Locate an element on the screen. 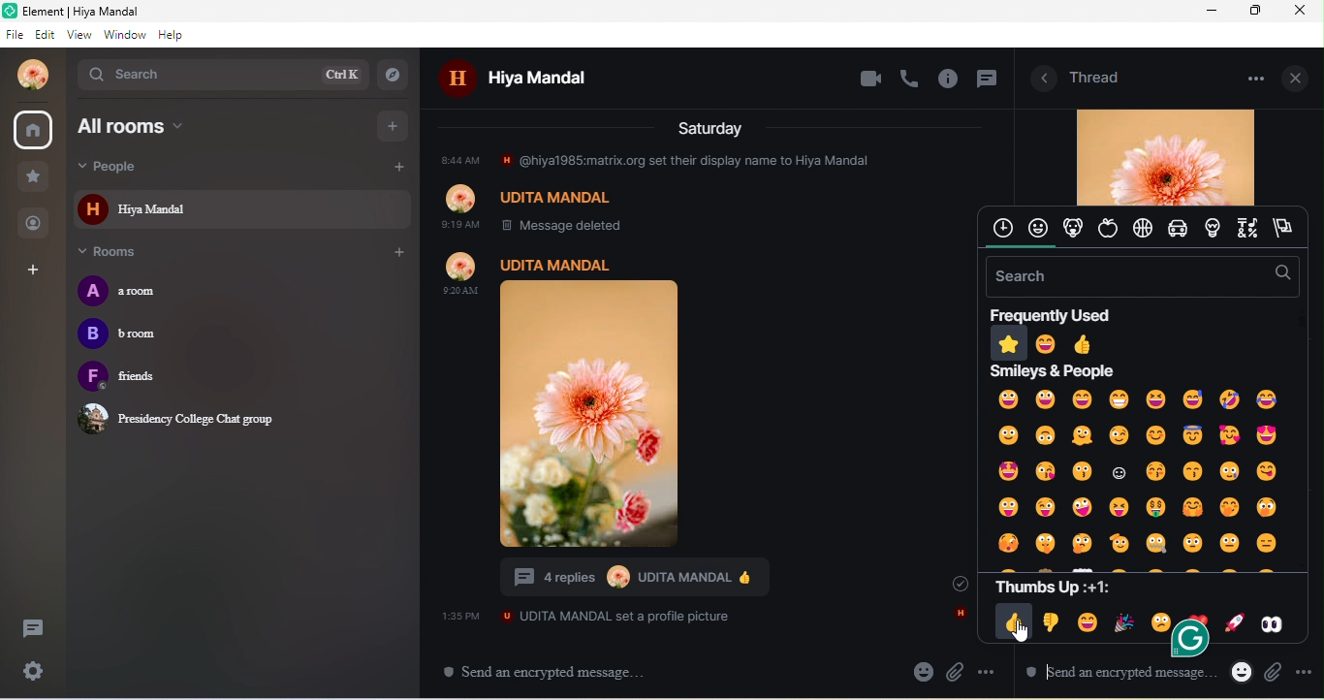 This screenshot has width=1324, height=700. window is located at coordinates (125, 35).